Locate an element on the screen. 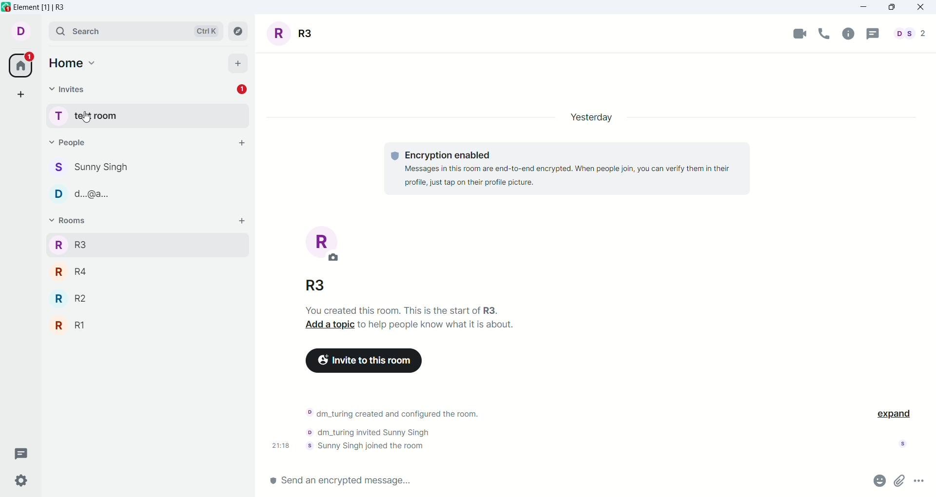  send message is located at coordinates (567, 480).